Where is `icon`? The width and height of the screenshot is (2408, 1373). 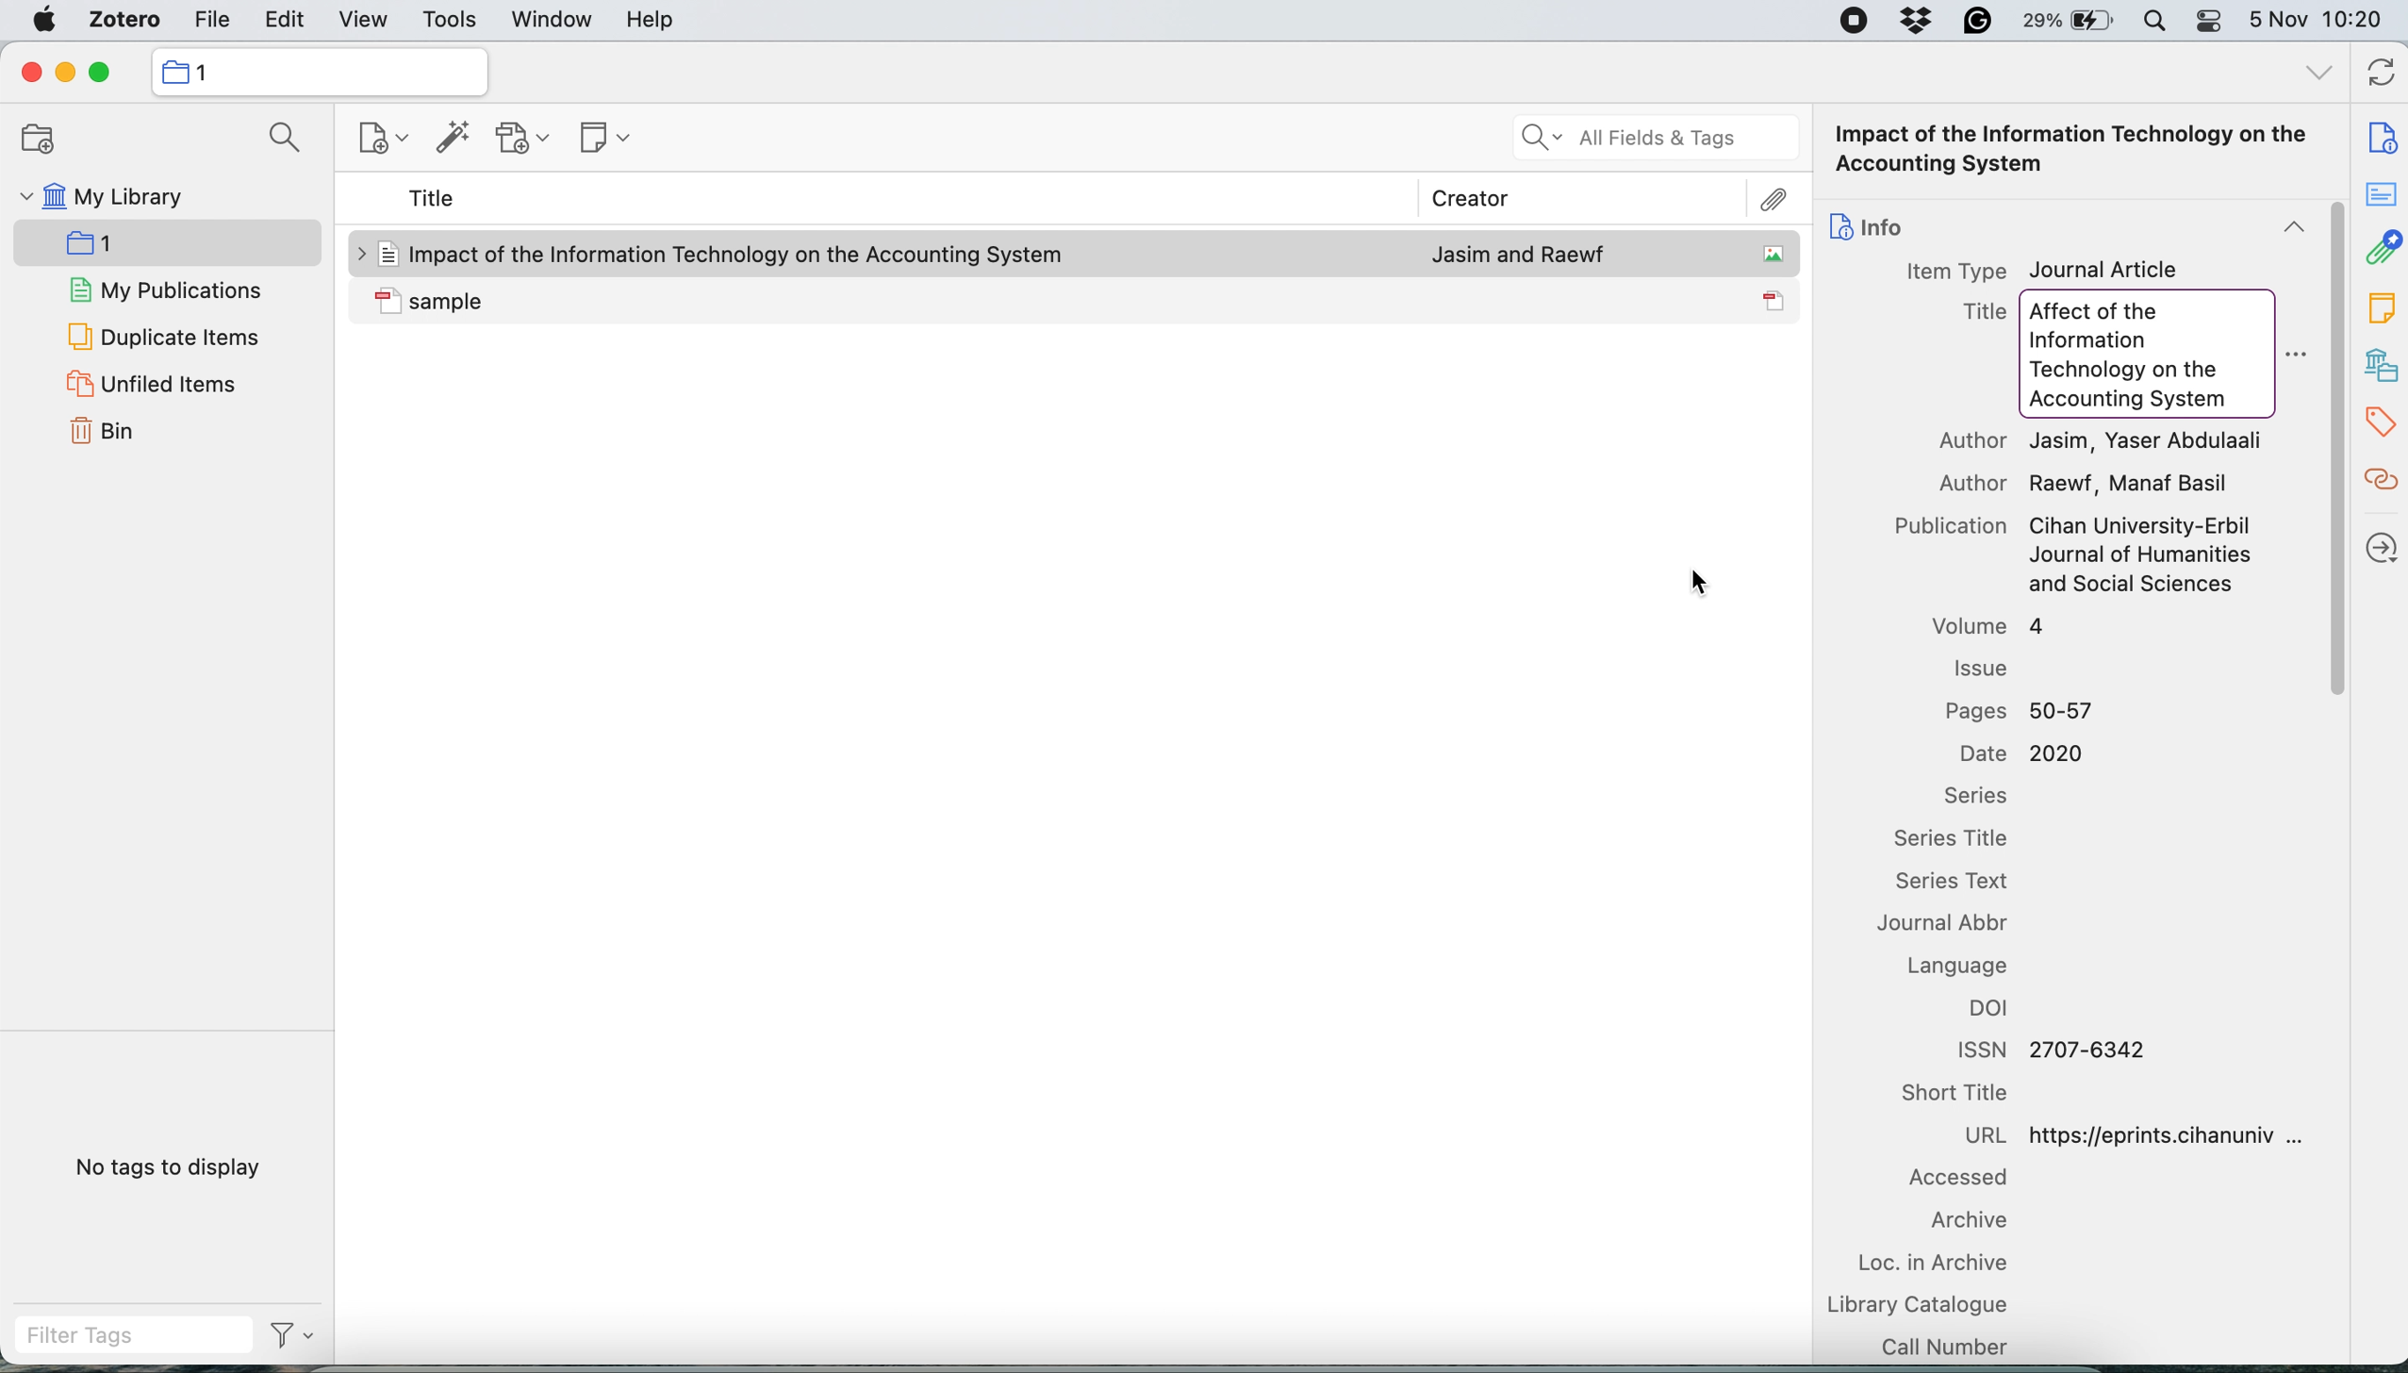
icon is located at coordinates (173, 72).